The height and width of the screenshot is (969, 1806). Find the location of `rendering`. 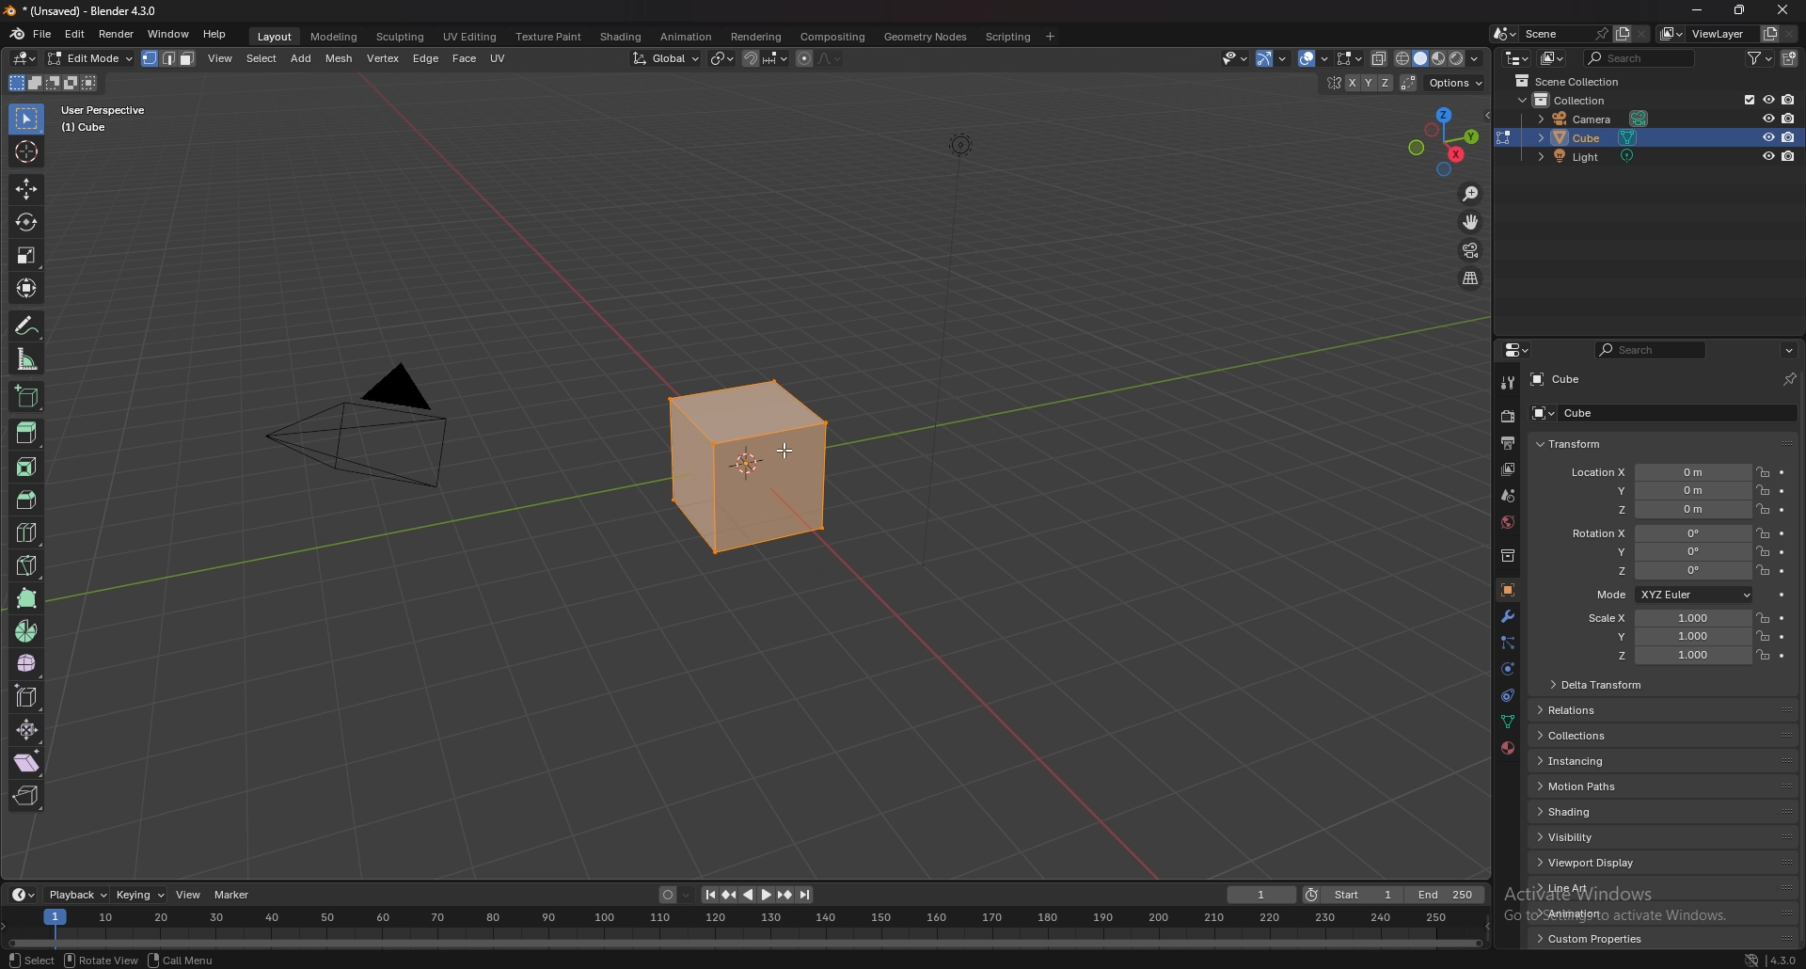

rendering is located at coordinates (755, 38).